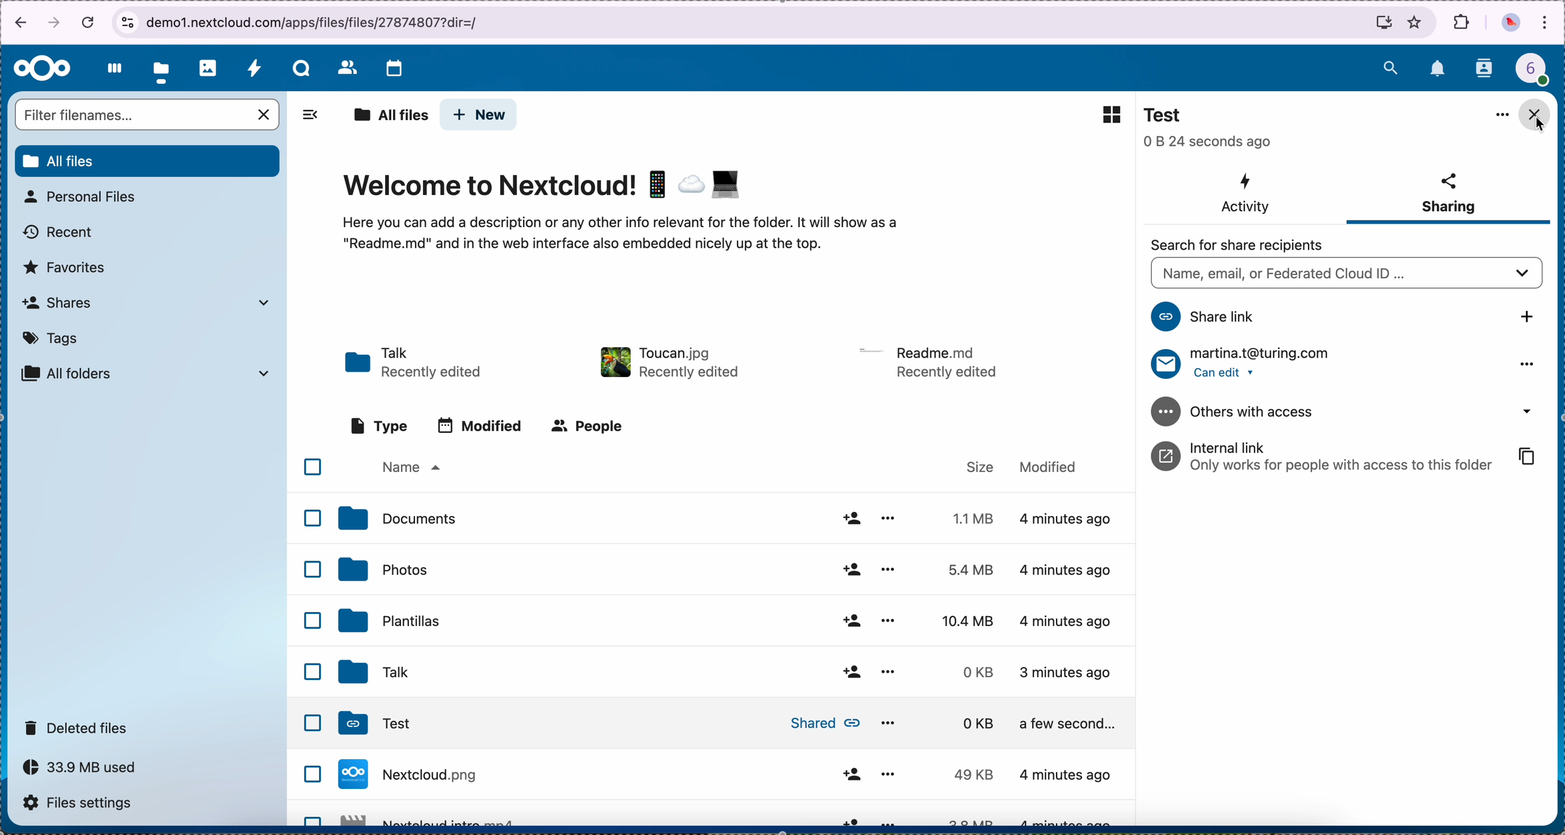 The height and width of the screenshot is (835, 1565). Describe the element at coordinates (254, 67) in the screenshot. I see `activity` at that location.